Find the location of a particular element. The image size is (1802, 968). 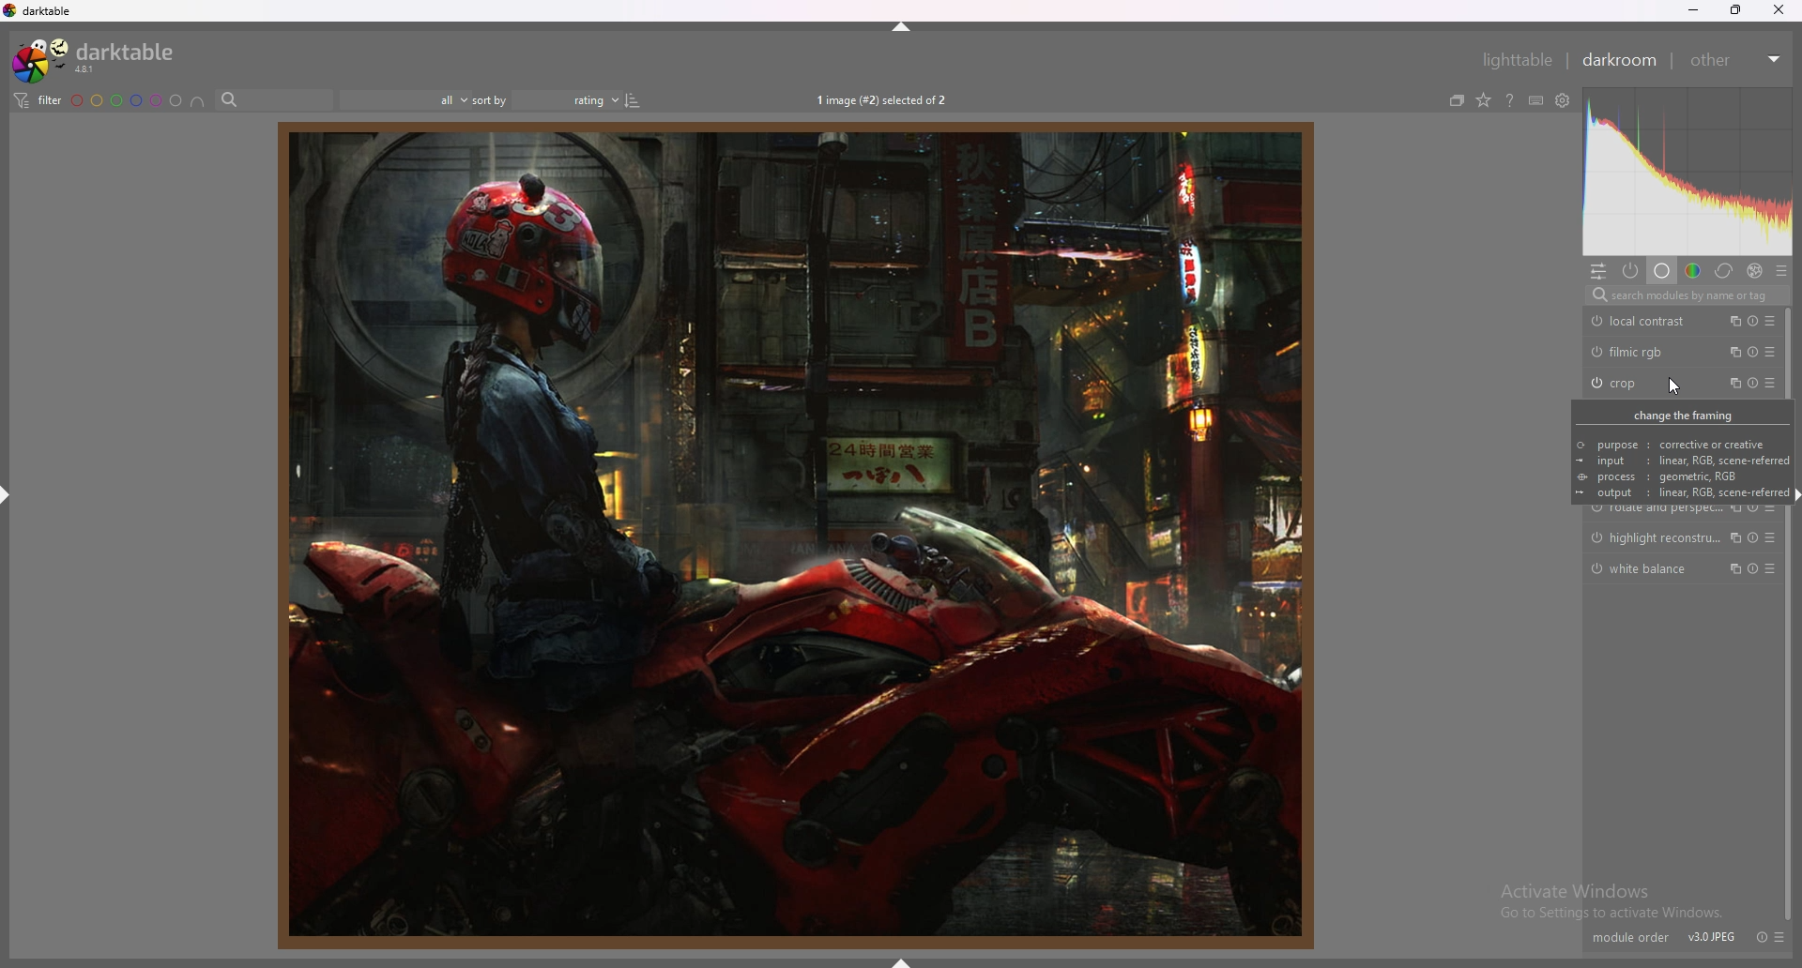

include color labels is located at coordinates (198, 100).